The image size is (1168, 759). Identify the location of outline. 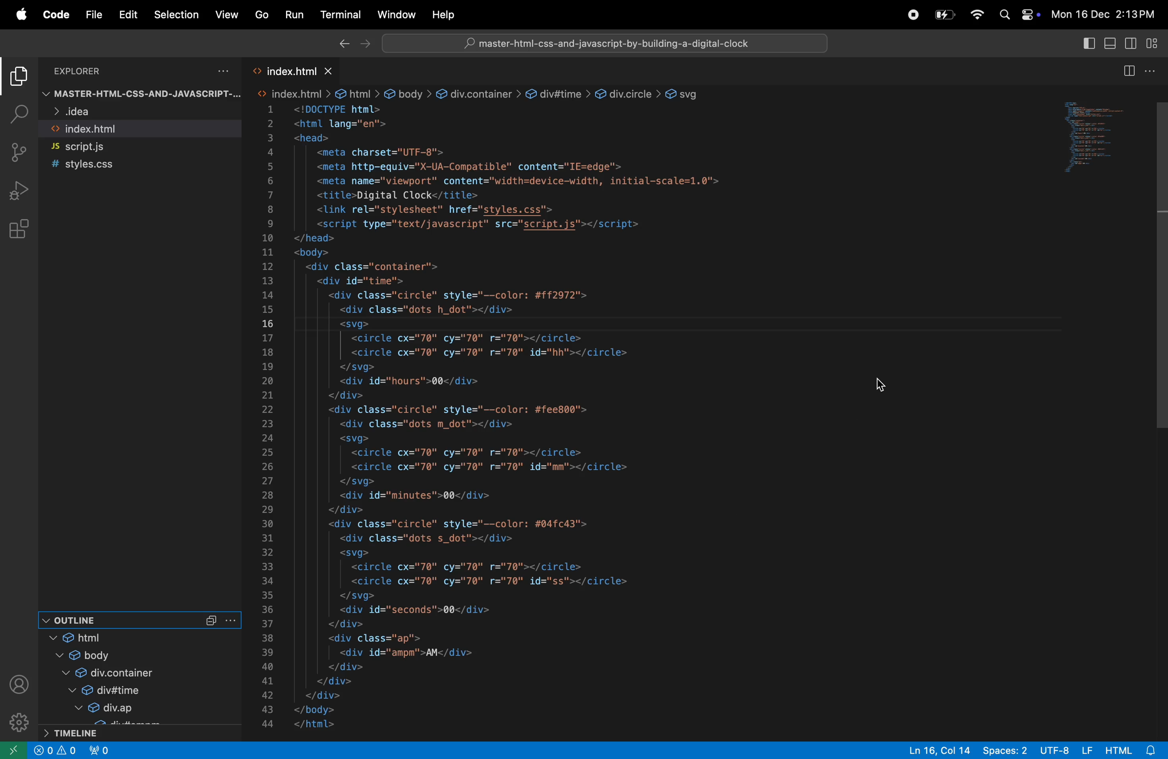
(116, 620).